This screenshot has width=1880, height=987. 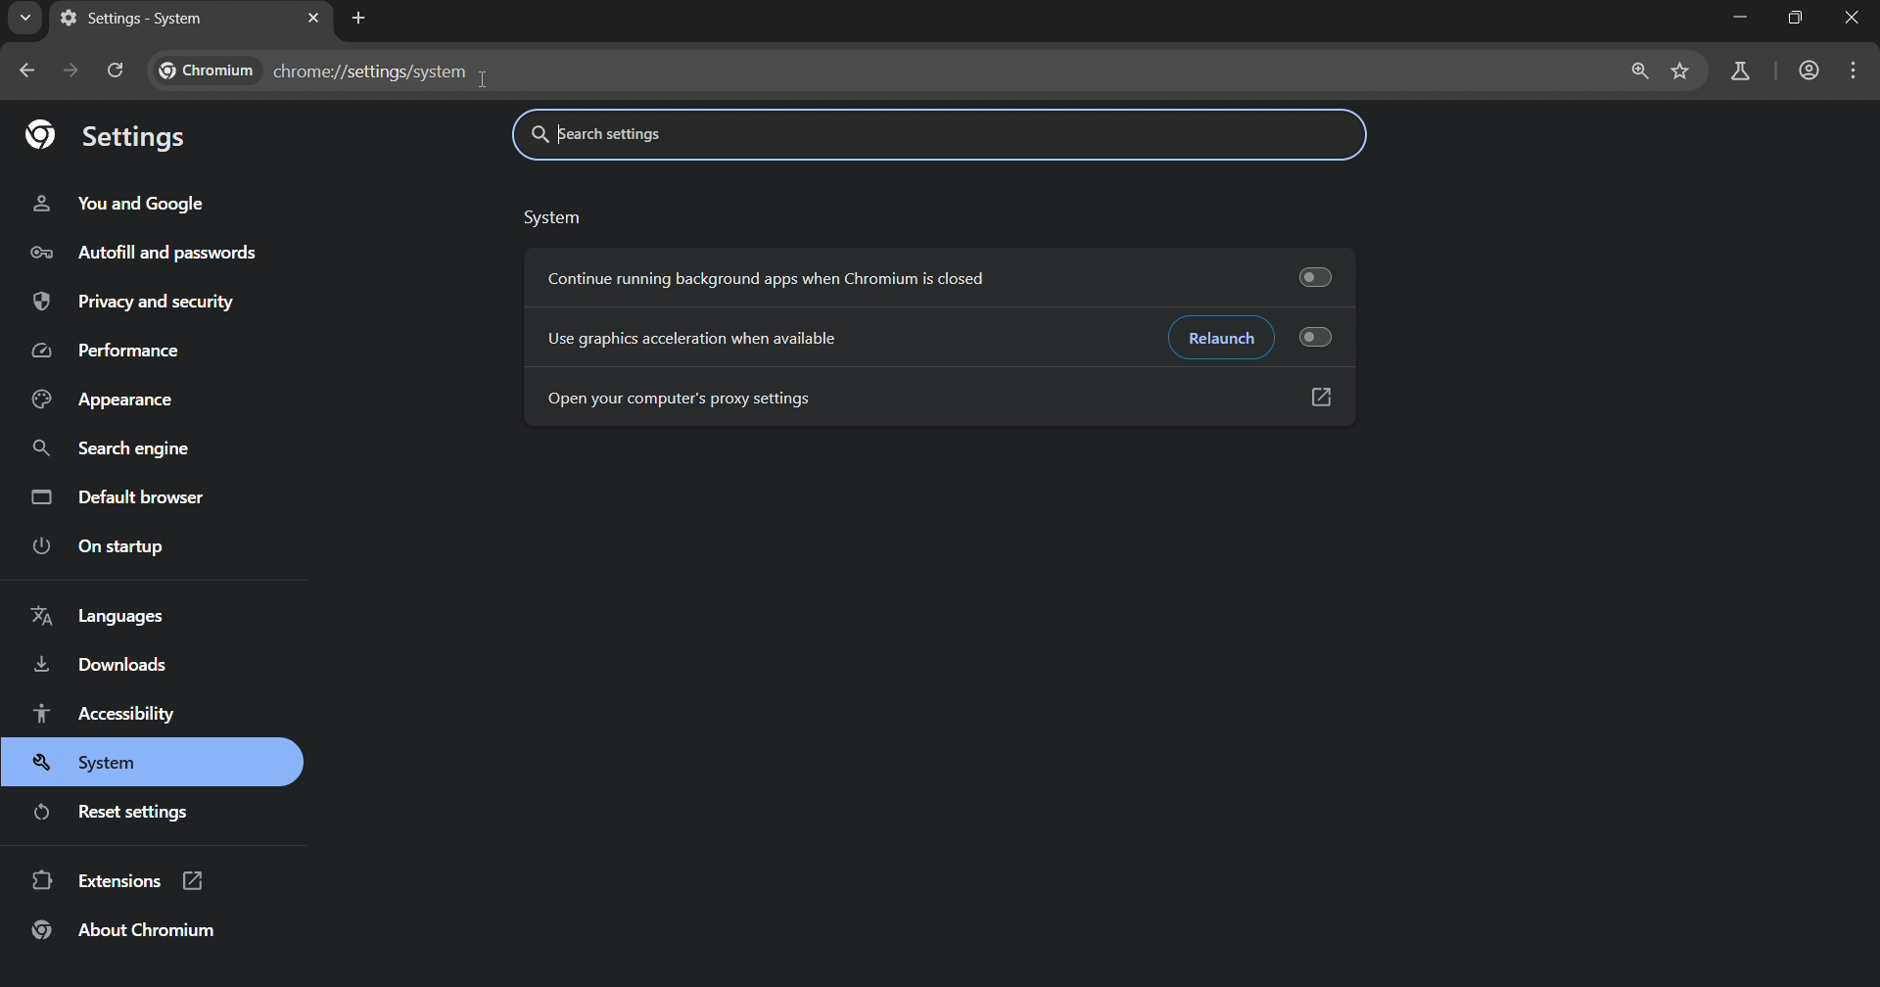 I want to click on Minimize, so click(x=1736, y=21).